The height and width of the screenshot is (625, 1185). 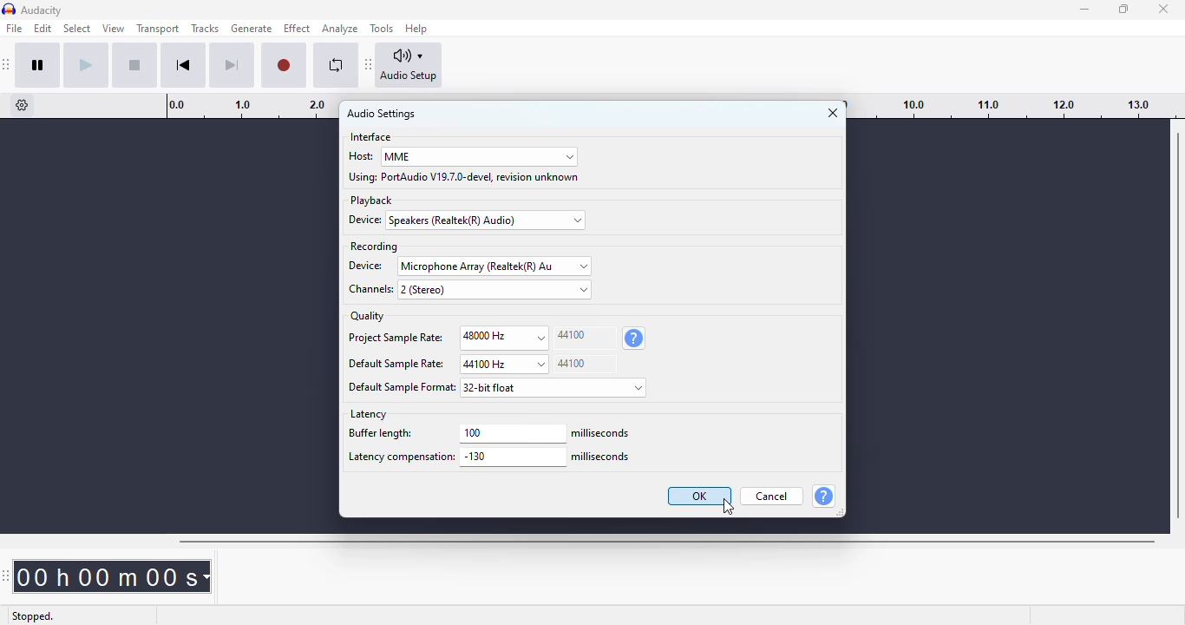 What do you see at coordinates (116, 576) in the screenshot?
I see `time` at bounding box center [116, 576].